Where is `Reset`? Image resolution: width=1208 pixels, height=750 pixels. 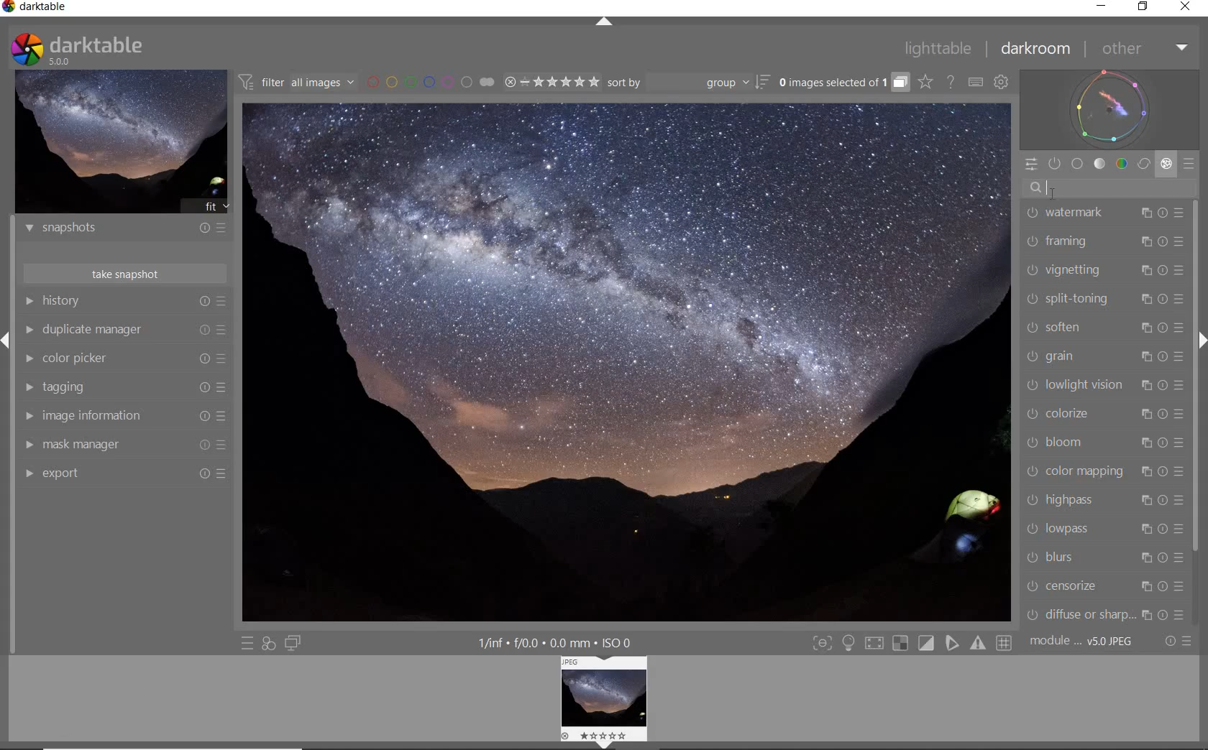 Reset is located at coordinates (202, 387).